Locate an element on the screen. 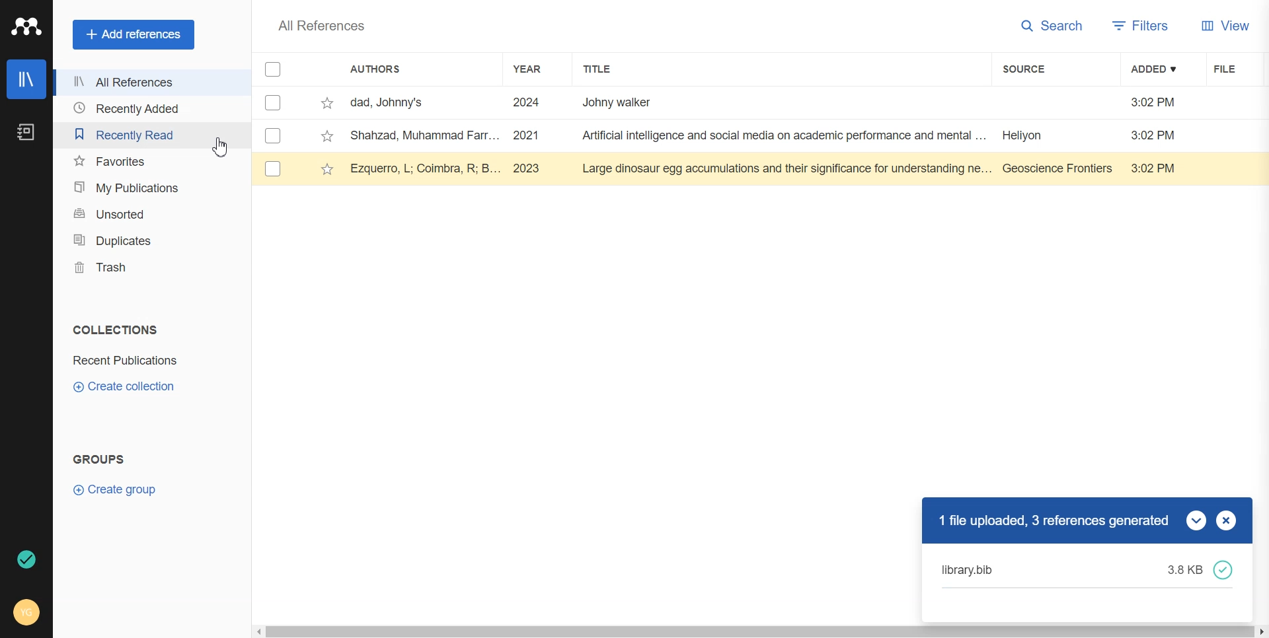  1 file uploaded, 3 references generated is located at coordinates (1050, 522).